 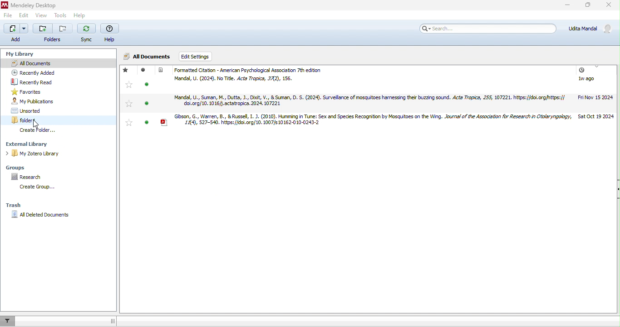 What do you see at coordinates (567, 5) in the screenshot?
I see `minimize` at bounding box center [567, 5].